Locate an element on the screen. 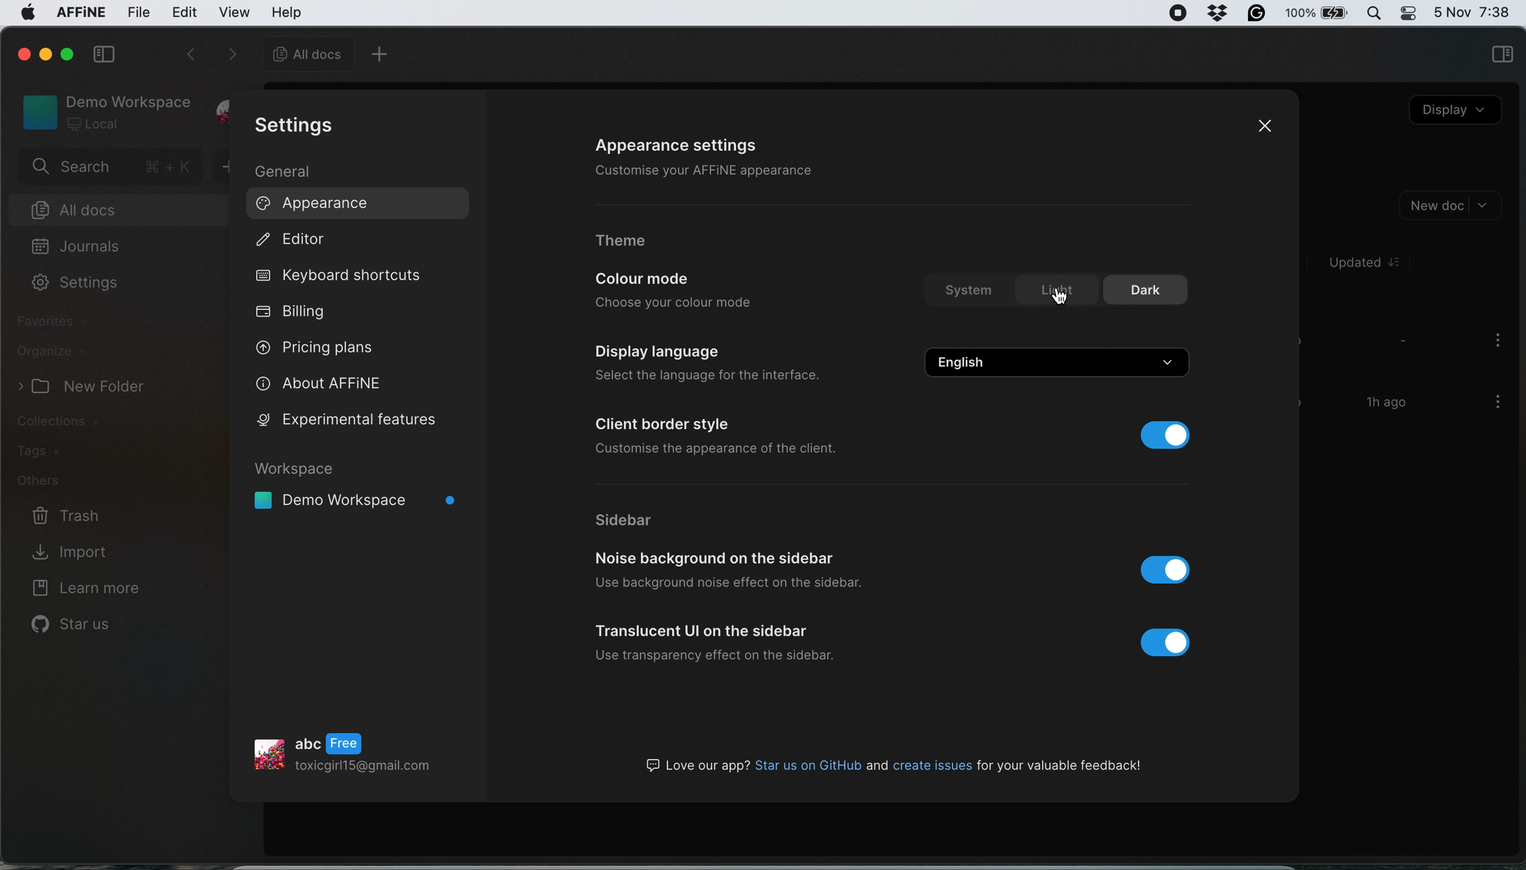 This screenshot has width=1526, height=870. noise background on the sidebar is located at coordinates (721, 558).